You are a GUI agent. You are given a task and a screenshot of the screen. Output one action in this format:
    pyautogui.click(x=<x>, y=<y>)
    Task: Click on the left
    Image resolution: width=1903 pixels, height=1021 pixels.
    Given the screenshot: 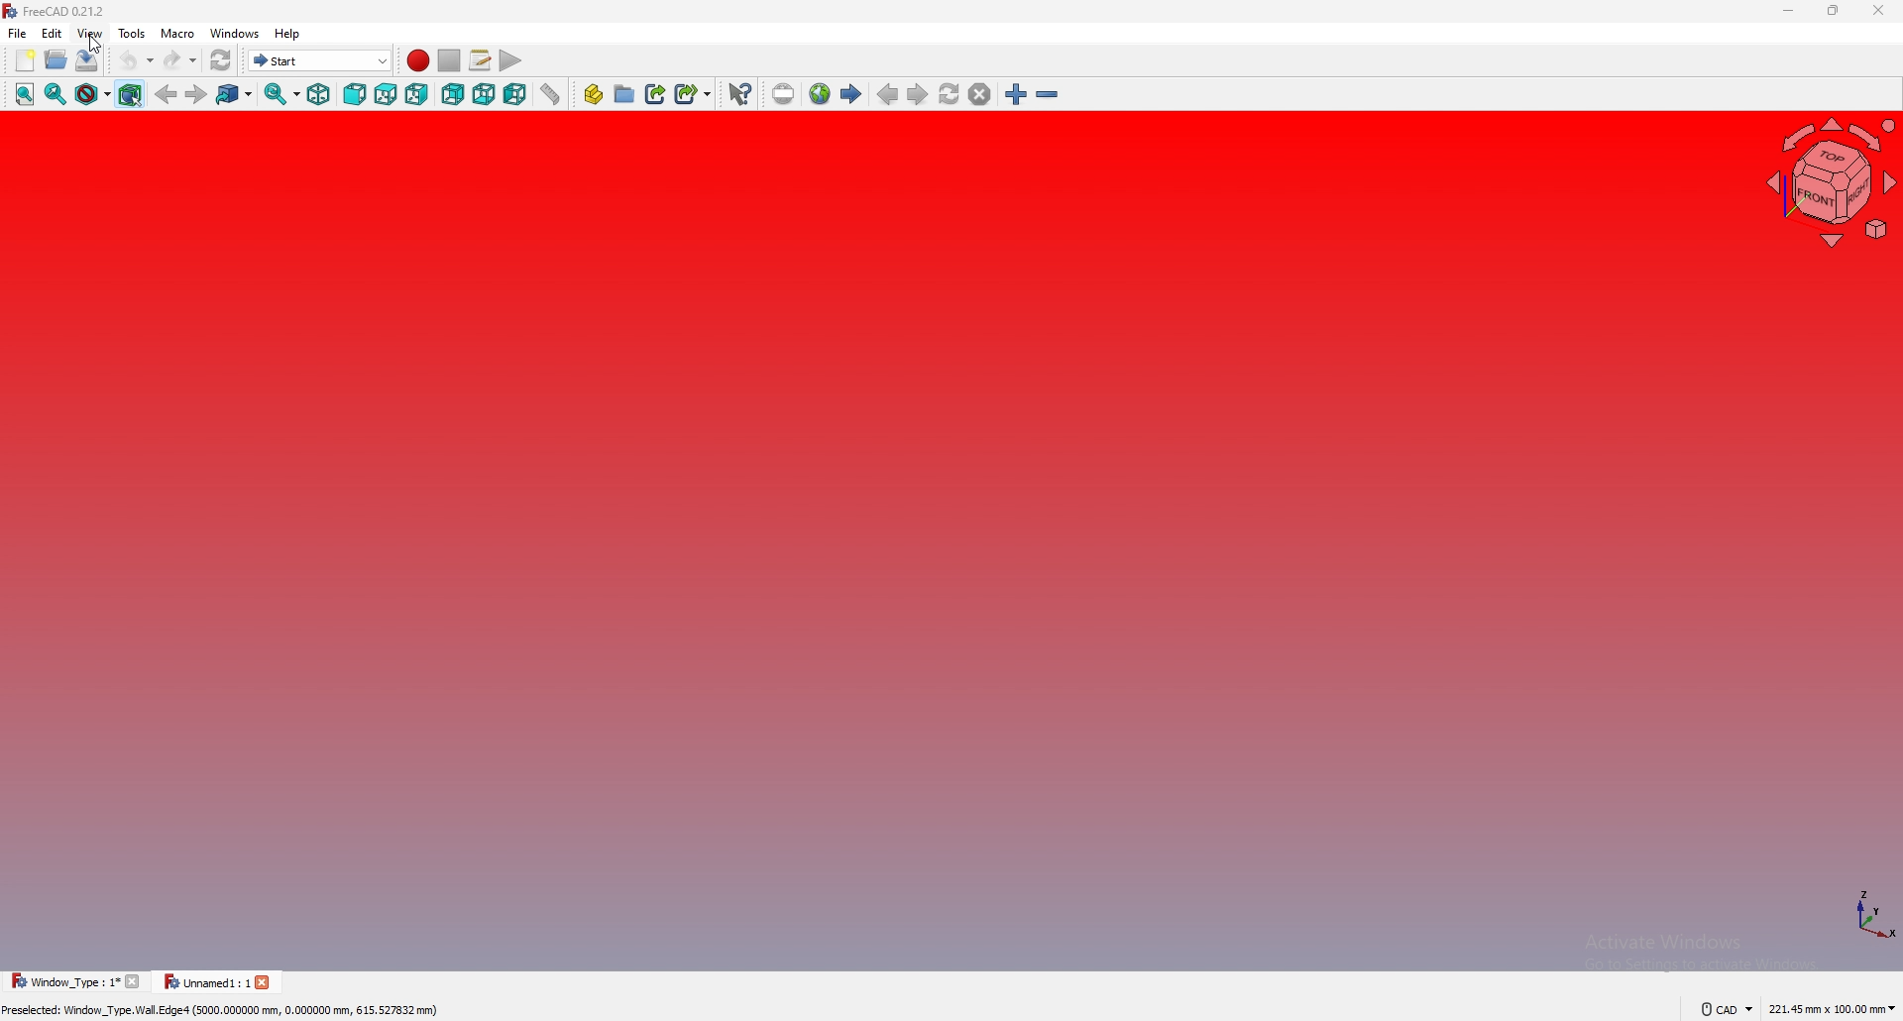 What is the action you would take?
    pyautogui.click(x=514, y=94)
    